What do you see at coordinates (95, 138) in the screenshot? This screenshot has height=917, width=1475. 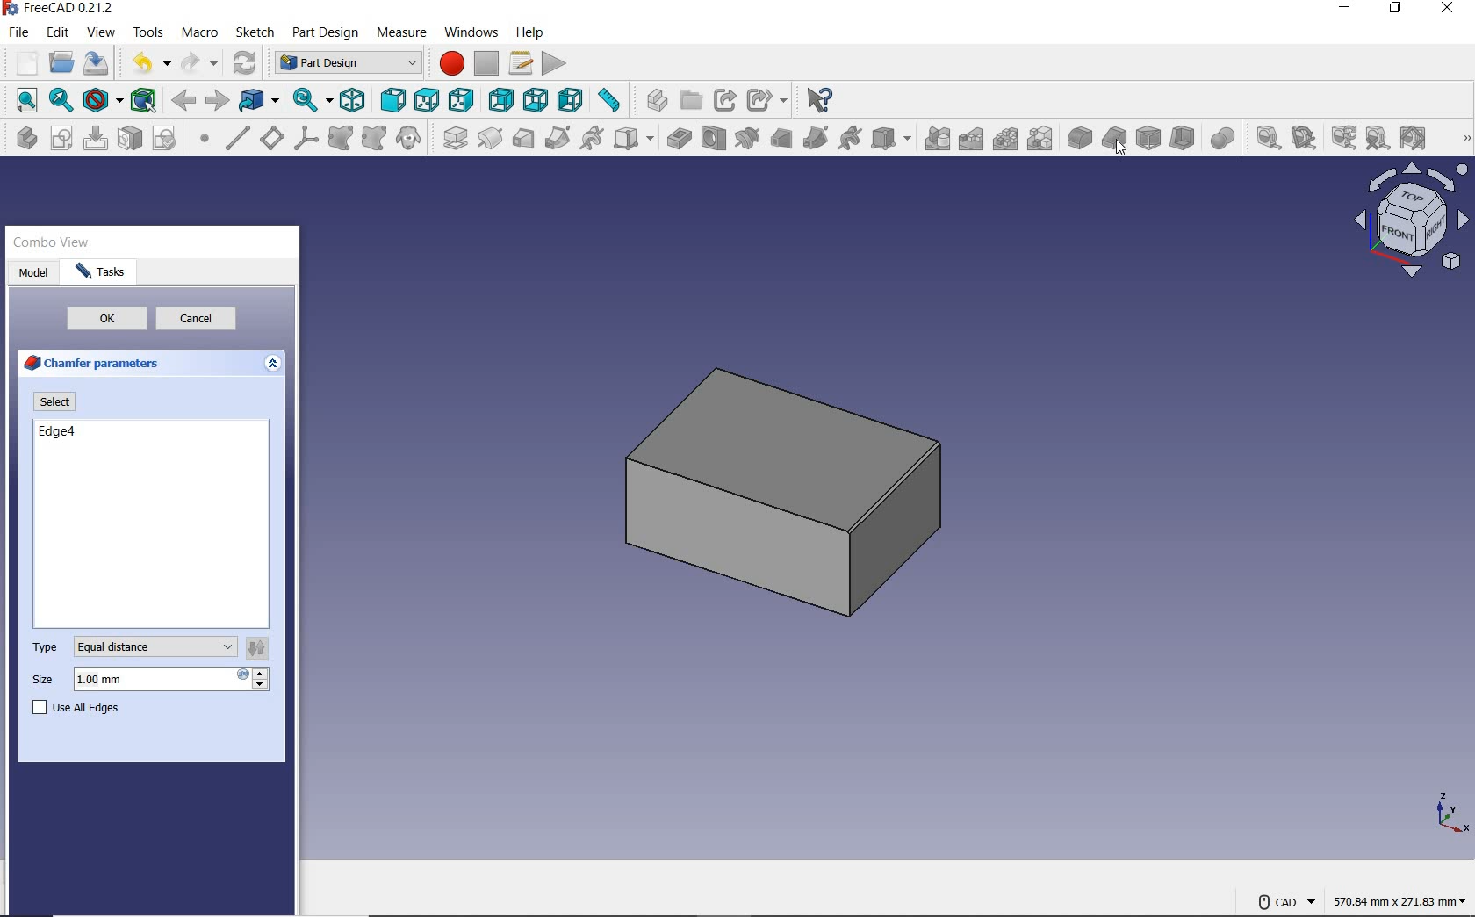 I see `edit sketch` at bounding box center [95, 138].